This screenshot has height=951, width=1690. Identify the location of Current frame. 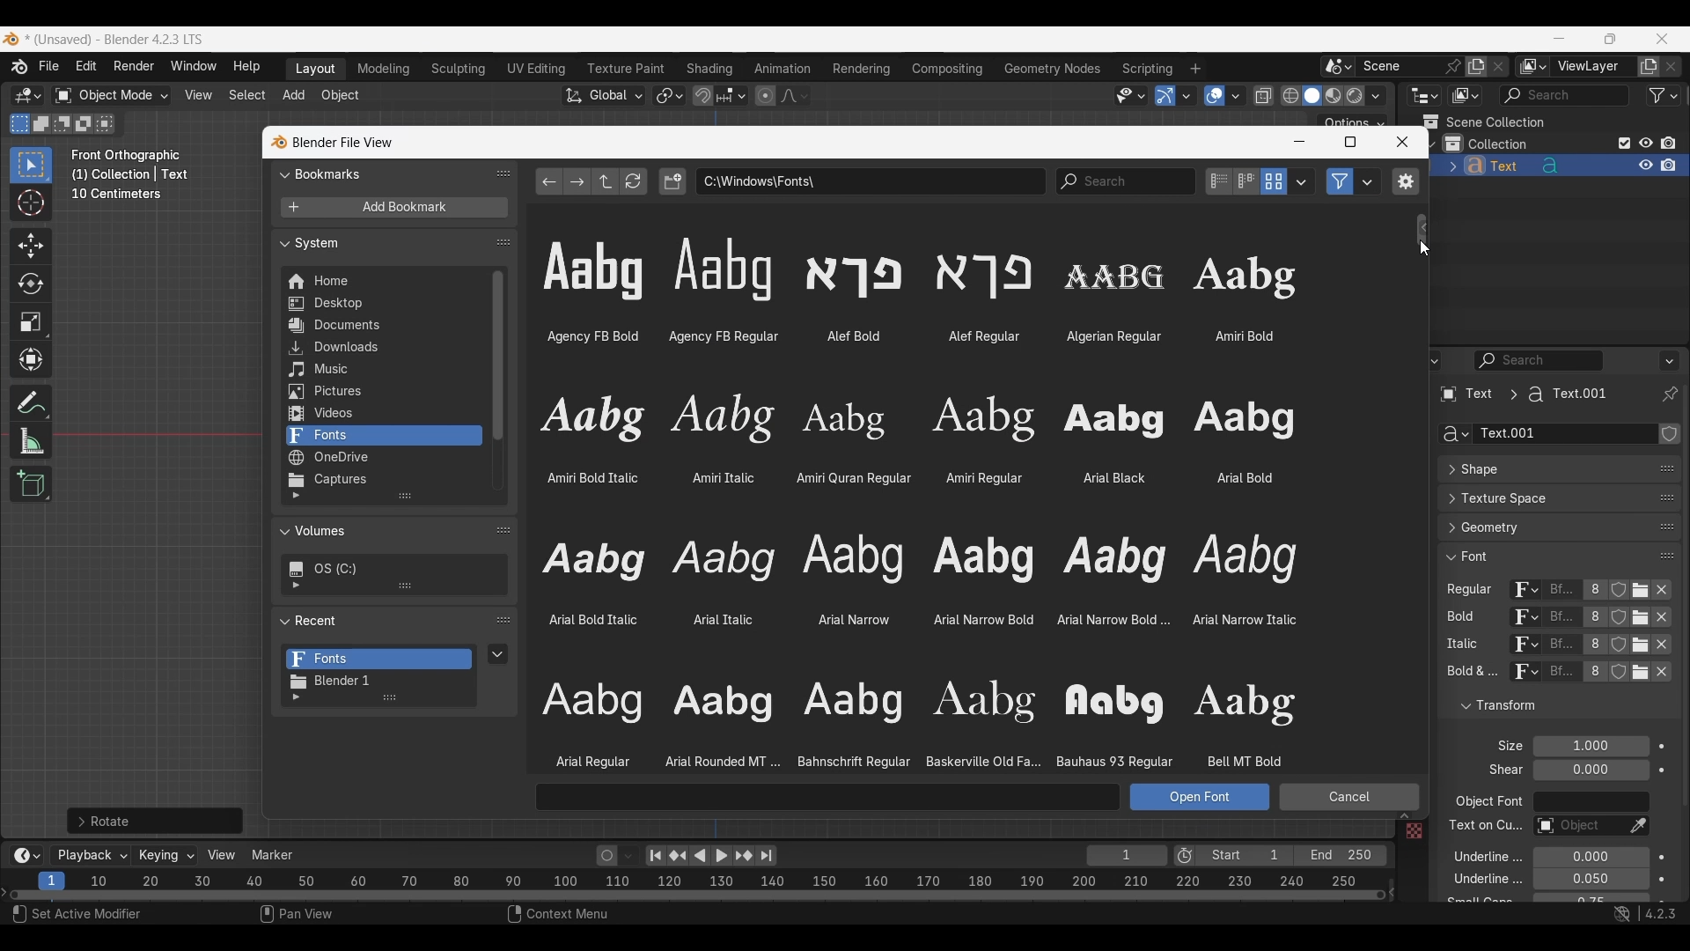
(1127, 857).